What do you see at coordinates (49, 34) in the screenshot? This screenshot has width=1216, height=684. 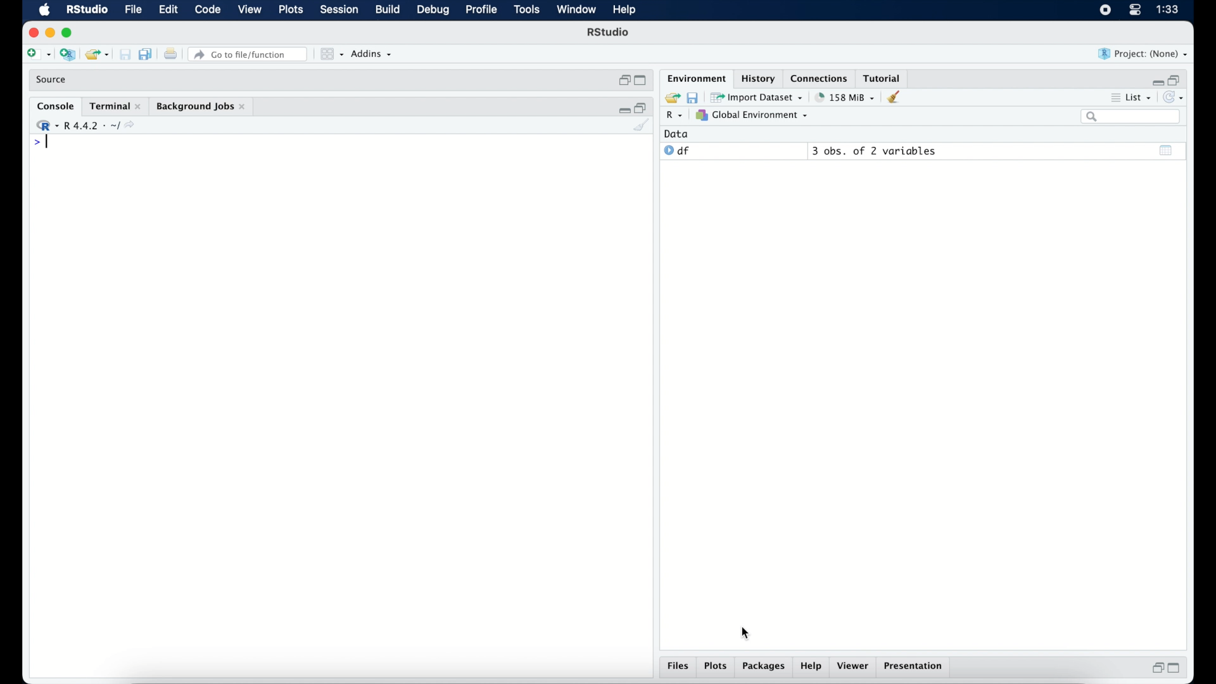 I see `minimize` at bounding box center [49, 34].